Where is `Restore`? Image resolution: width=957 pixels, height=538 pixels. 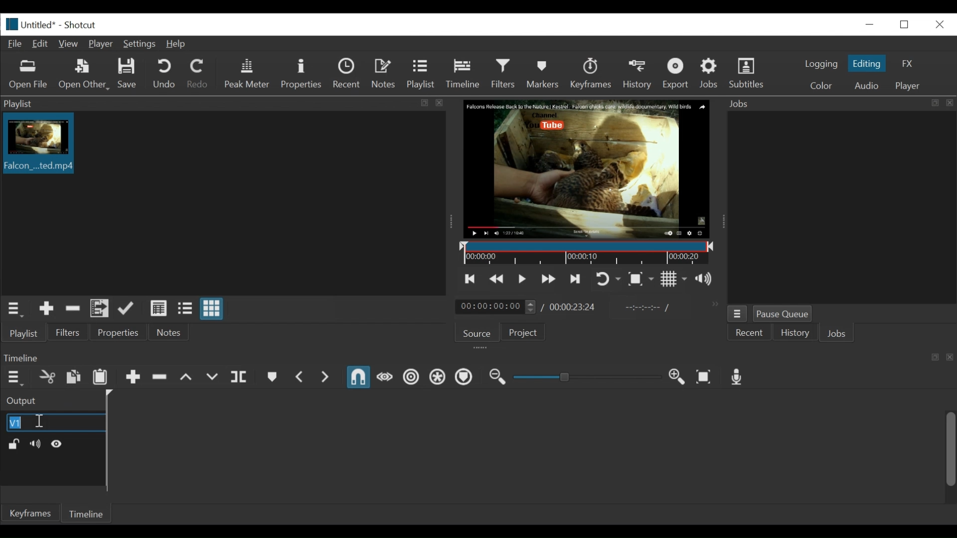
Restore is located at coordinates (902, 23).